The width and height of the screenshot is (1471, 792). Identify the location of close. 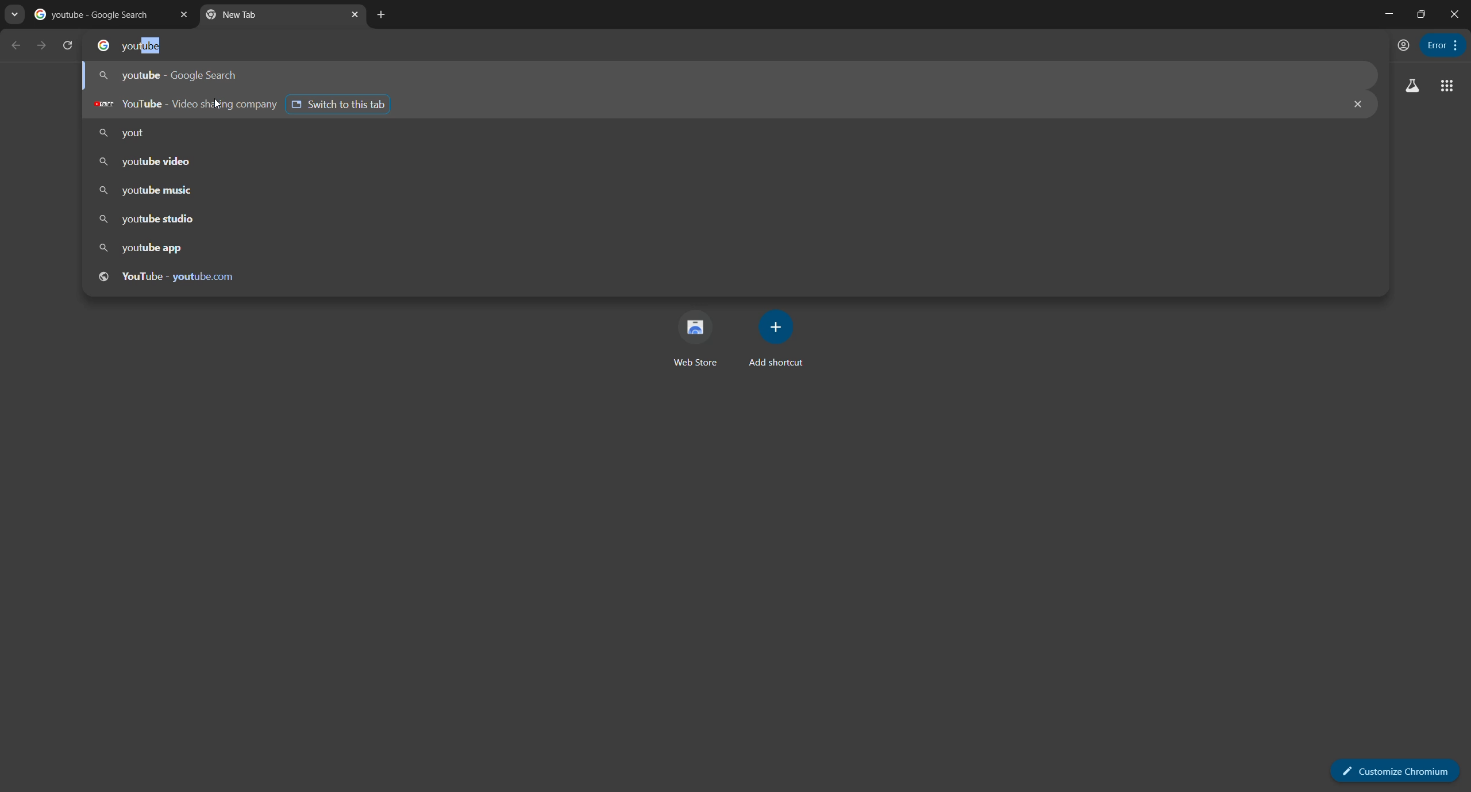
(183, 16).